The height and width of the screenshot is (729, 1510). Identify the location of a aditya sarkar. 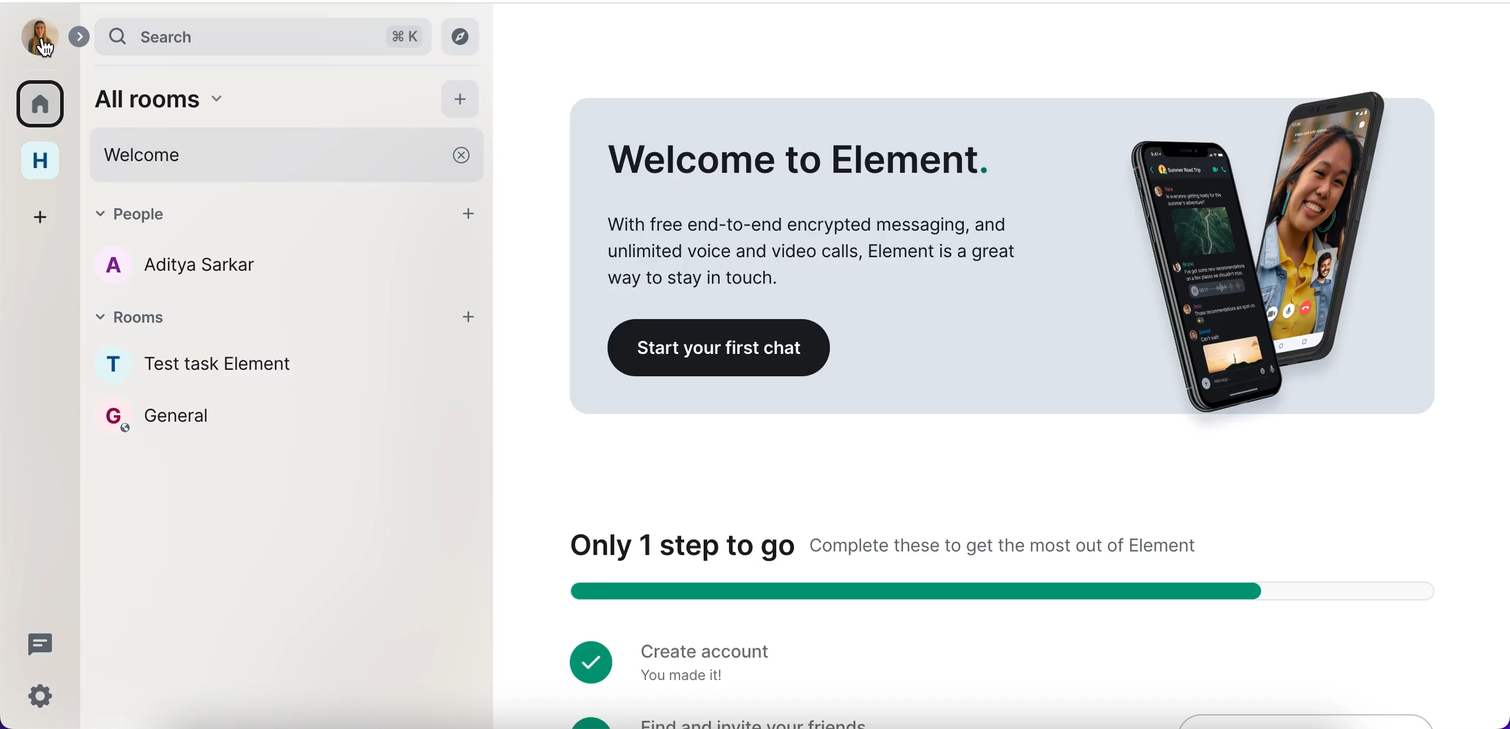
(225, 267).